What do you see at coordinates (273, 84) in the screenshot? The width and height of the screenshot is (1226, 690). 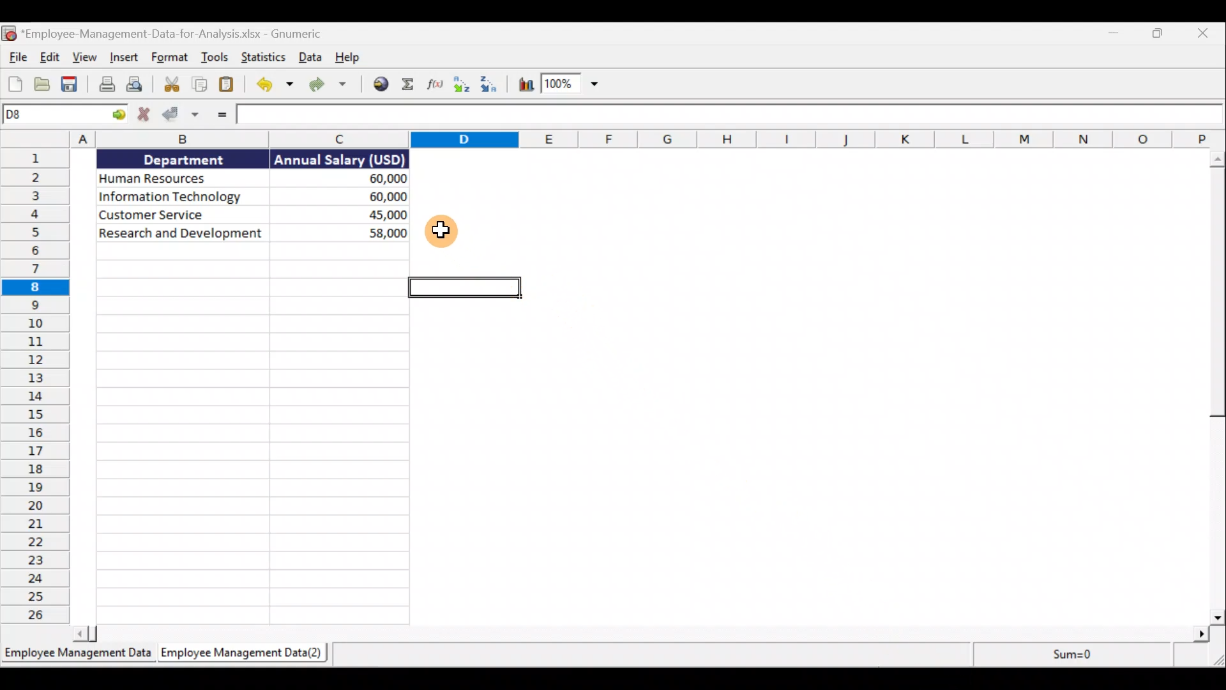 I see `Undo the last action` at bounding box center [273, 84].